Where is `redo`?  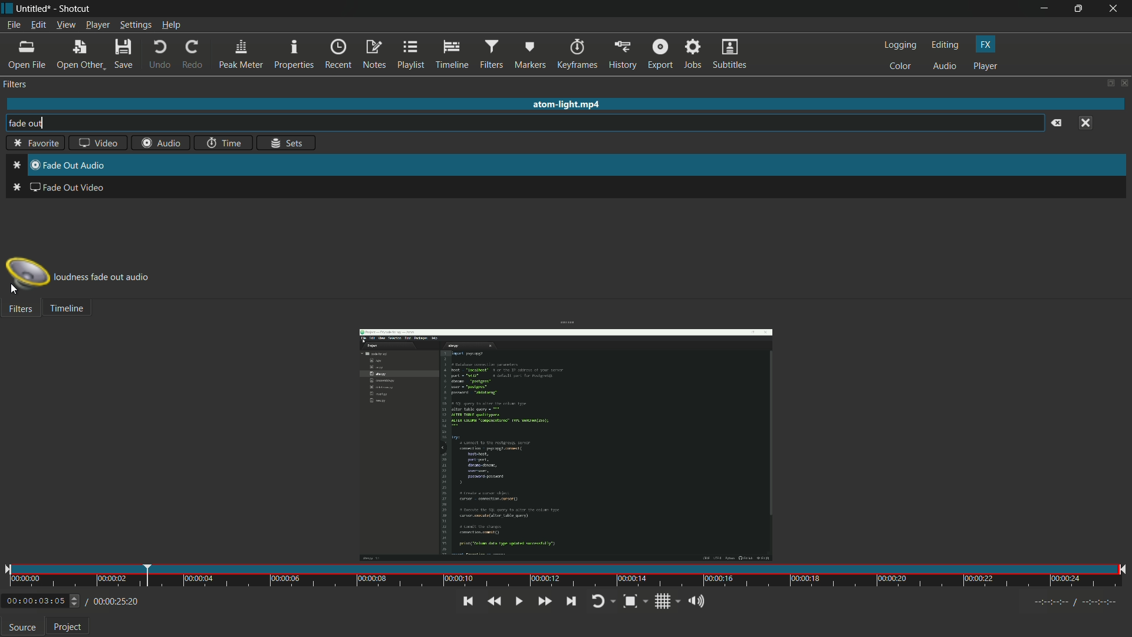
redo is located at coordinates (193, 55).